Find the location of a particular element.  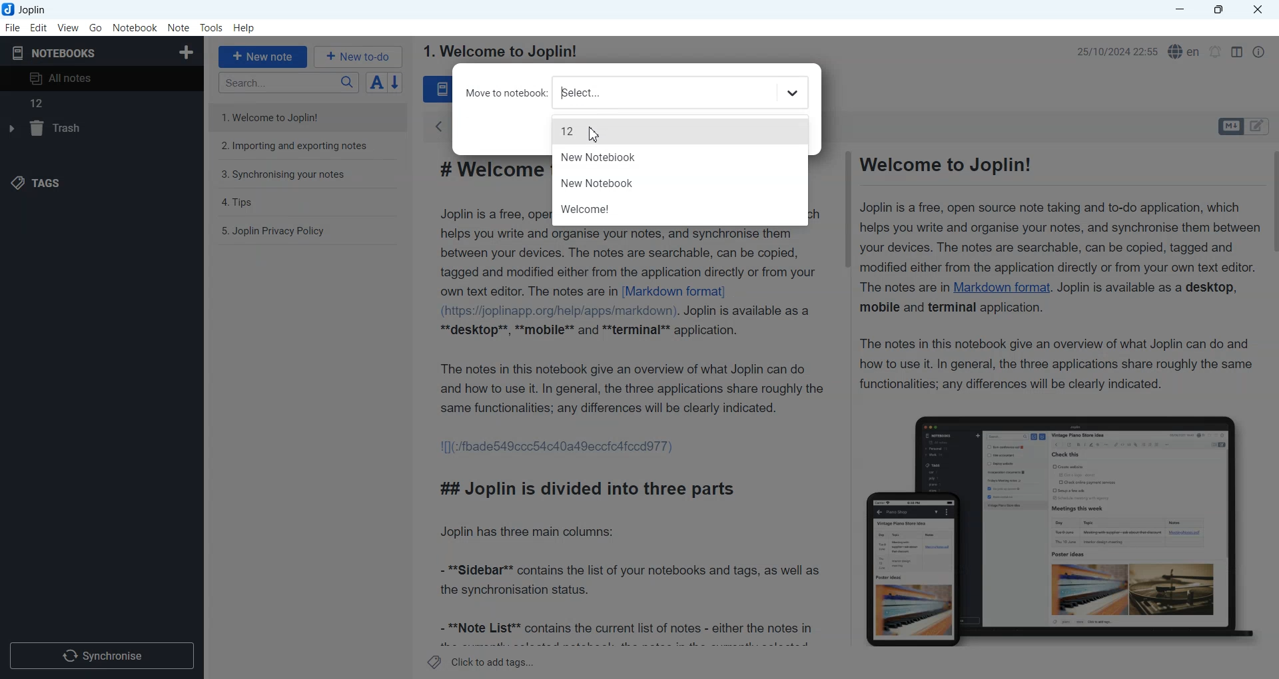

Cursor is located at coordinates (594, 134).